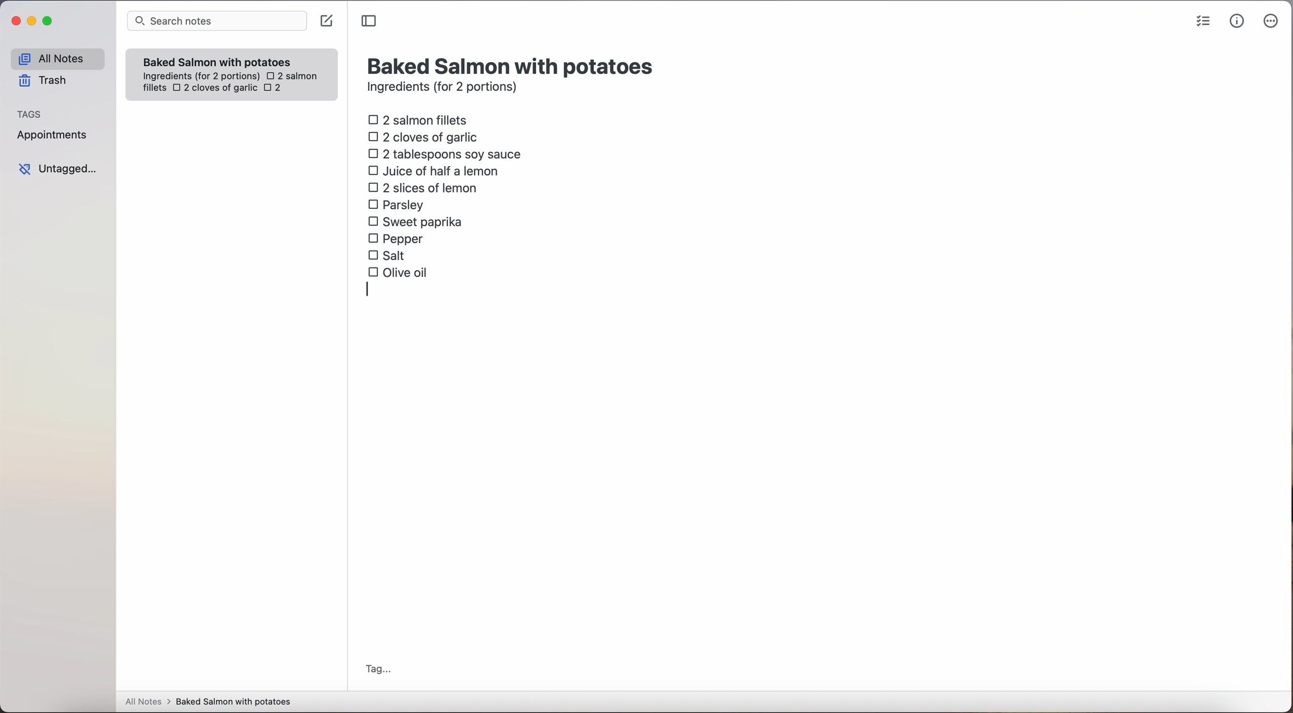 Image resolution: width=1293 pixels, height=713 pixels. Describe the element at coordinates (200, 77) in the screenshot. I see `ingredientes (for 2 portions)` at that location.